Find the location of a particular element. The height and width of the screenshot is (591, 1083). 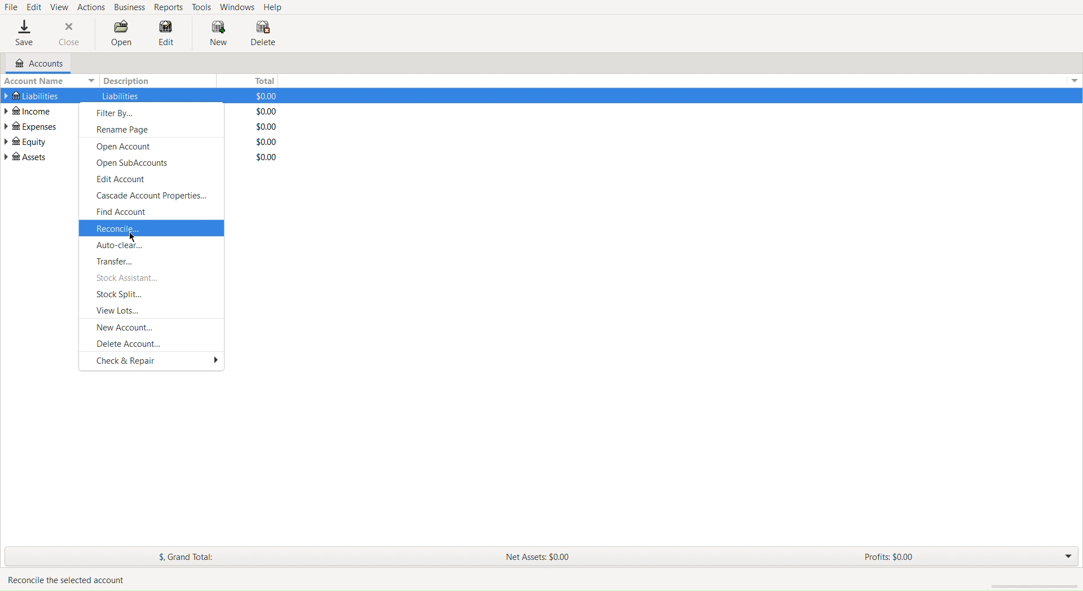

New Assets is located at coordinates (540, 556).